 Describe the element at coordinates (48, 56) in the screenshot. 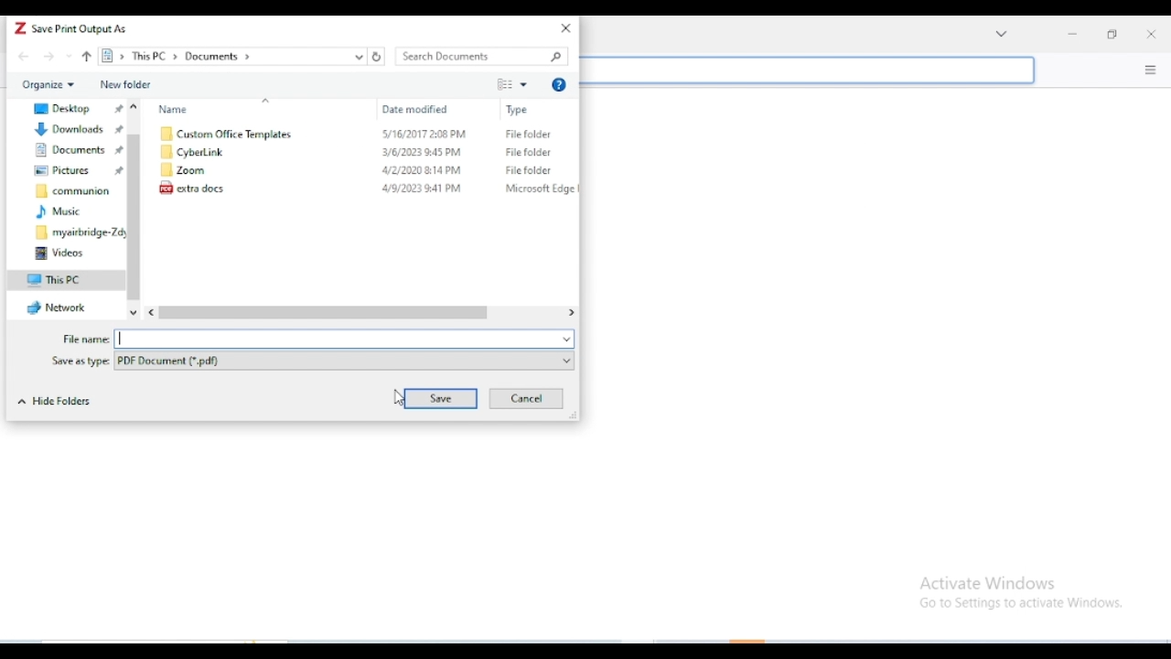

I see `forward` at that location.